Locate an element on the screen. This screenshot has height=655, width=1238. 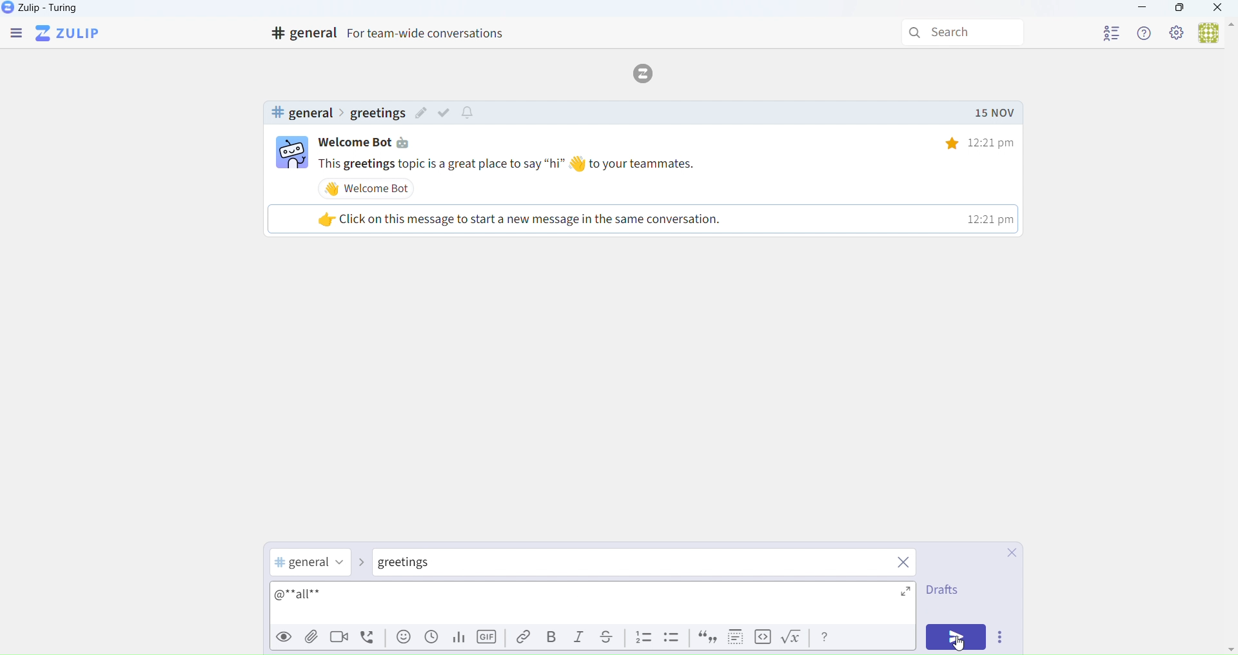
Code is located at coordinates (761, 638).